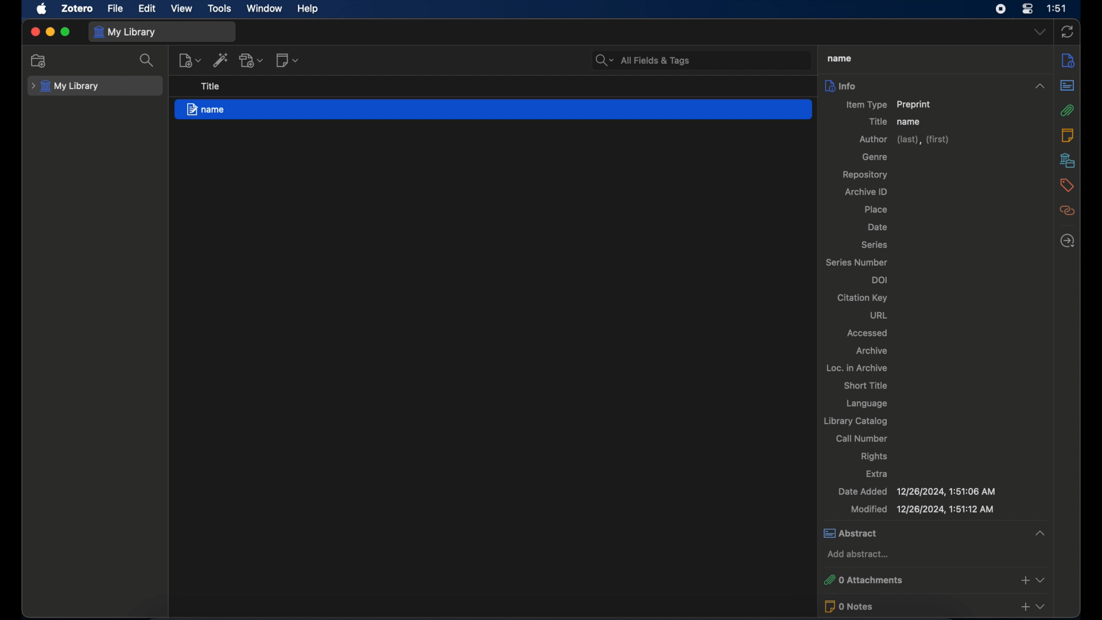  Describe the element at coordinates (878, 227) in the screenshot. I see `date` at that location.